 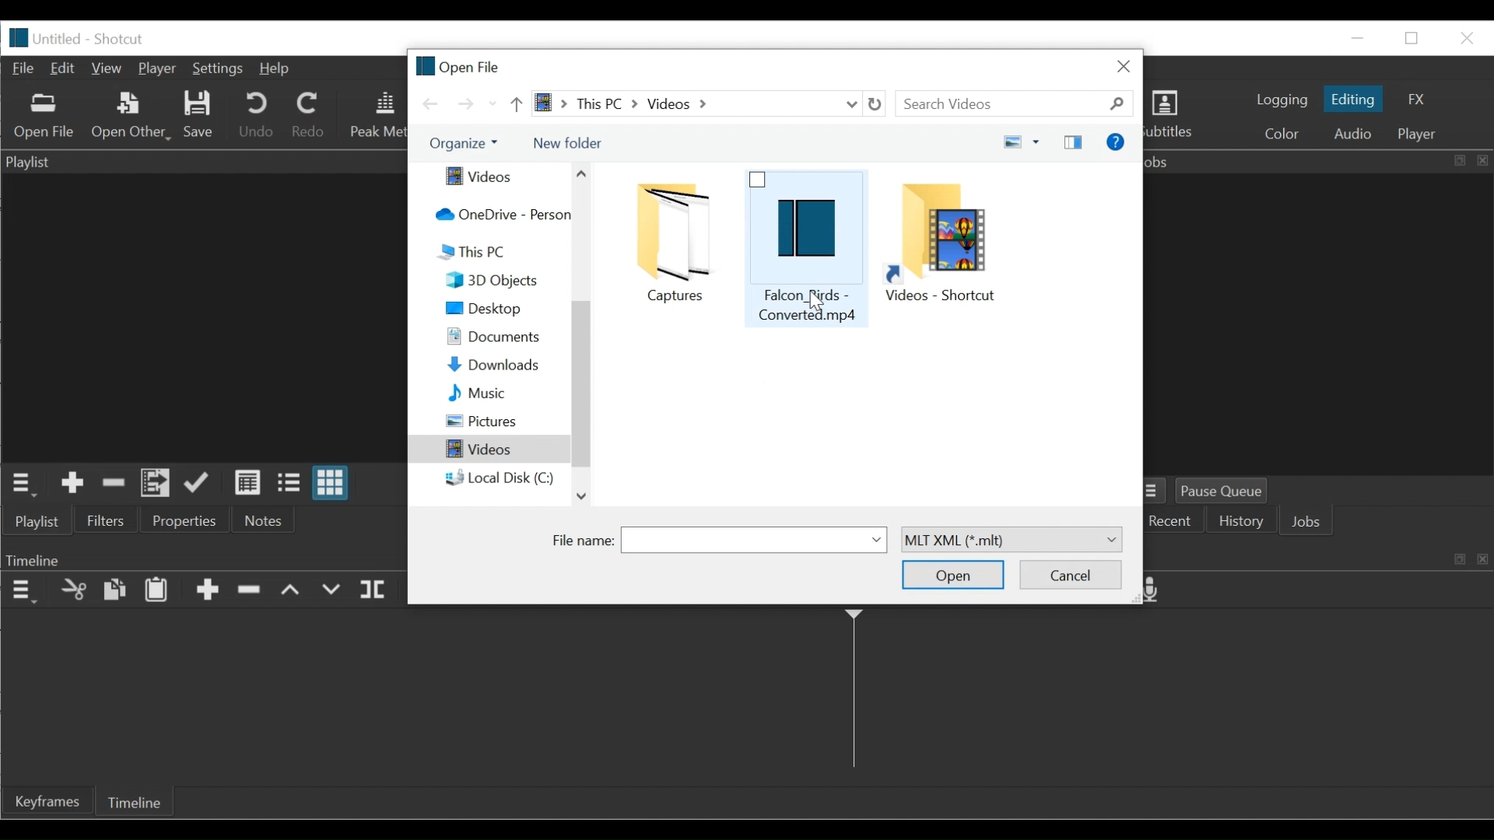 What do you see at coordinates (582, 173) in the screenshot?
I see `Scroll up` at bounding box center [582, 173].